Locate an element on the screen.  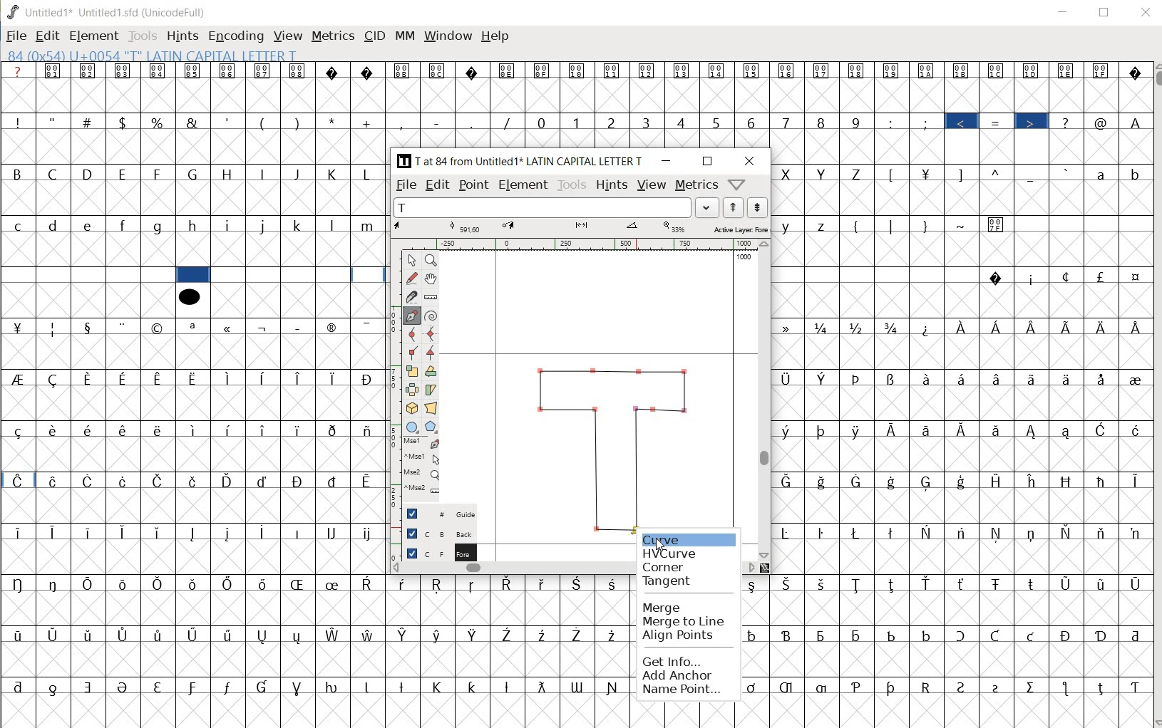
scrollbar is located at coordinates (1155, 394).